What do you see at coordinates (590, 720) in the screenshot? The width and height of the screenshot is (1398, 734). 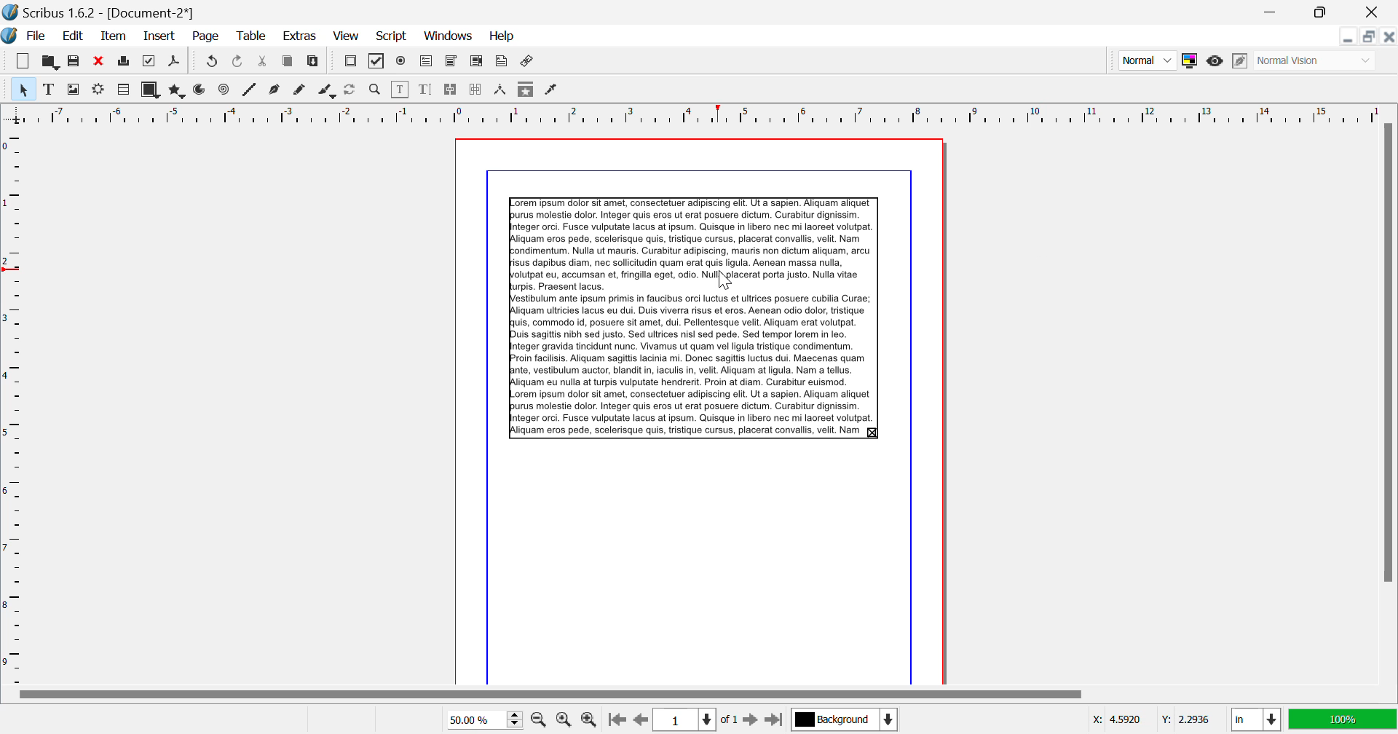 I see `Zoom In` at bounding box center [590, 720].